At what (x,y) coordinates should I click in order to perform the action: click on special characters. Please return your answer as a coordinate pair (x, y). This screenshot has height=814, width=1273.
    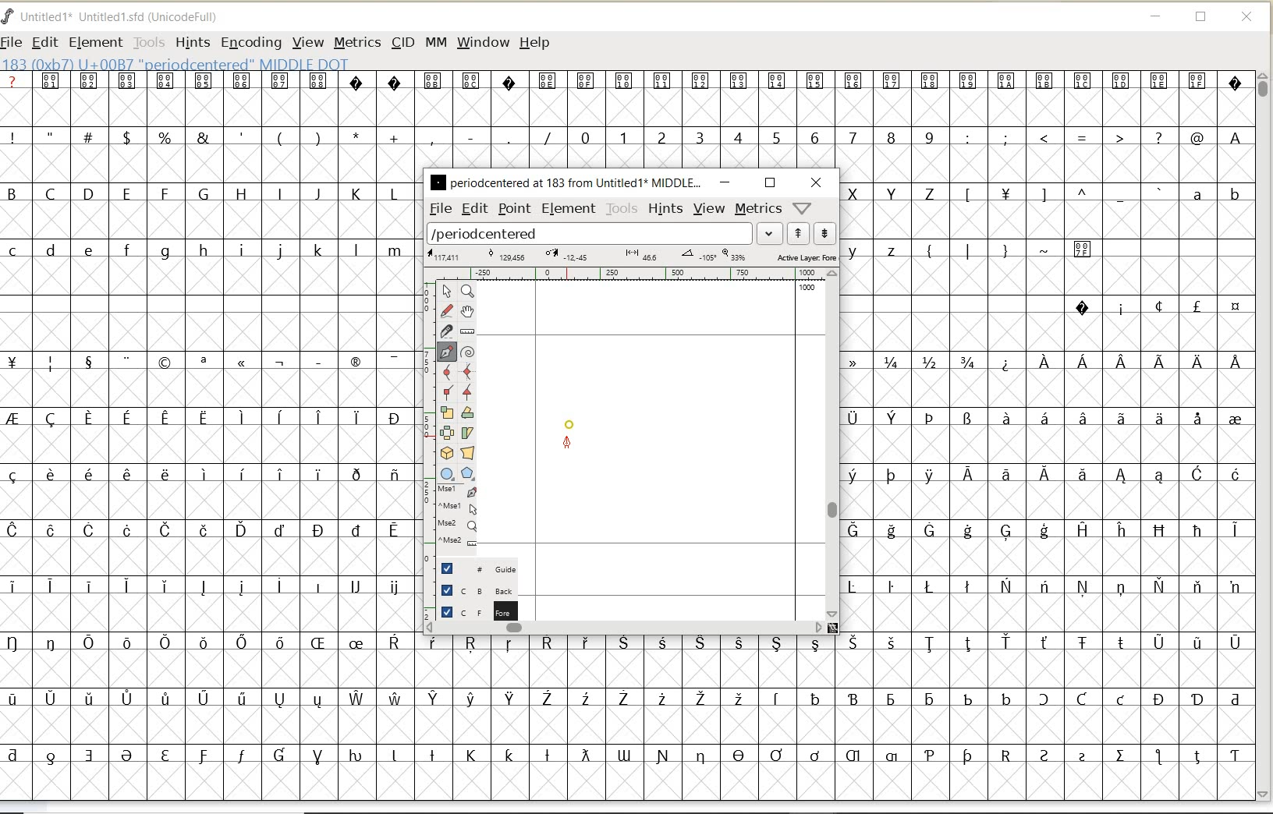
    Looking at the image, I should click on (1157, 306).